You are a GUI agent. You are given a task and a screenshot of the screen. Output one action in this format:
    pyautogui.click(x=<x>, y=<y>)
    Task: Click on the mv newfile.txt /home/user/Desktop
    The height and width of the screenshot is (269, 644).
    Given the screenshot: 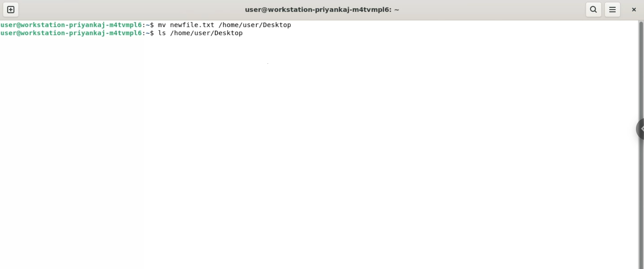 What is the action you would take?
    pyautogui.click(x=226, y=24)
    